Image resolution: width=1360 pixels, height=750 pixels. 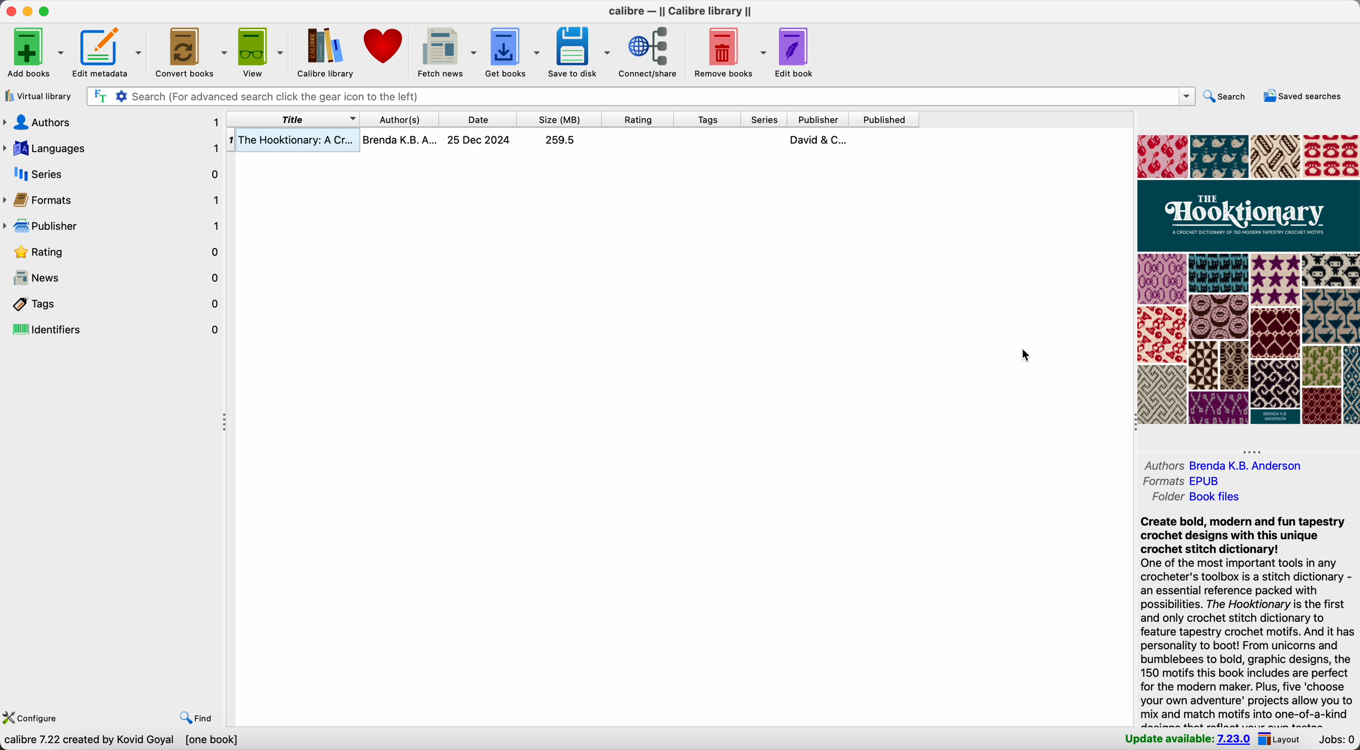 I want to click on update available, so click(x=1187, y=740).